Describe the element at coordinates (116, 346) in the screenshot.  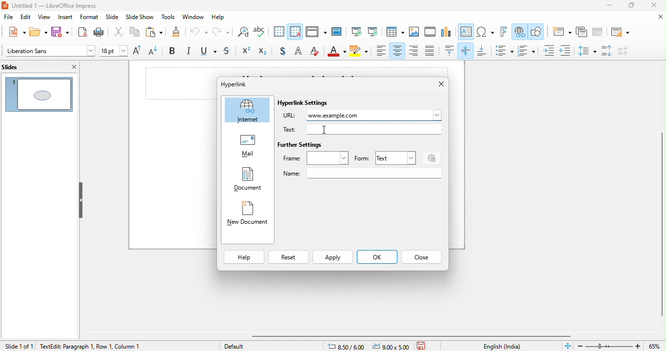
I see `text edit paragraph 1 row 1 column 1` at that location.